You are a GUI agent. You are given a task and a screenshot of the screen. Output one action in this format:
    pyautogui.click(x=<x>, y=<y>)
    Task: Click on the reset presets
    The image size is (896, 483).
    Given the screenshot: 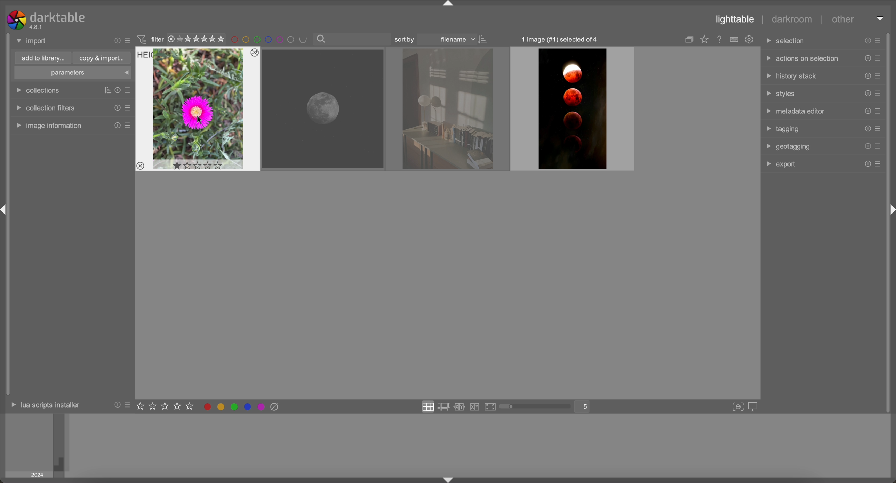 What is the action you would take?
    pyautogui.click(x=866, y=111)
    